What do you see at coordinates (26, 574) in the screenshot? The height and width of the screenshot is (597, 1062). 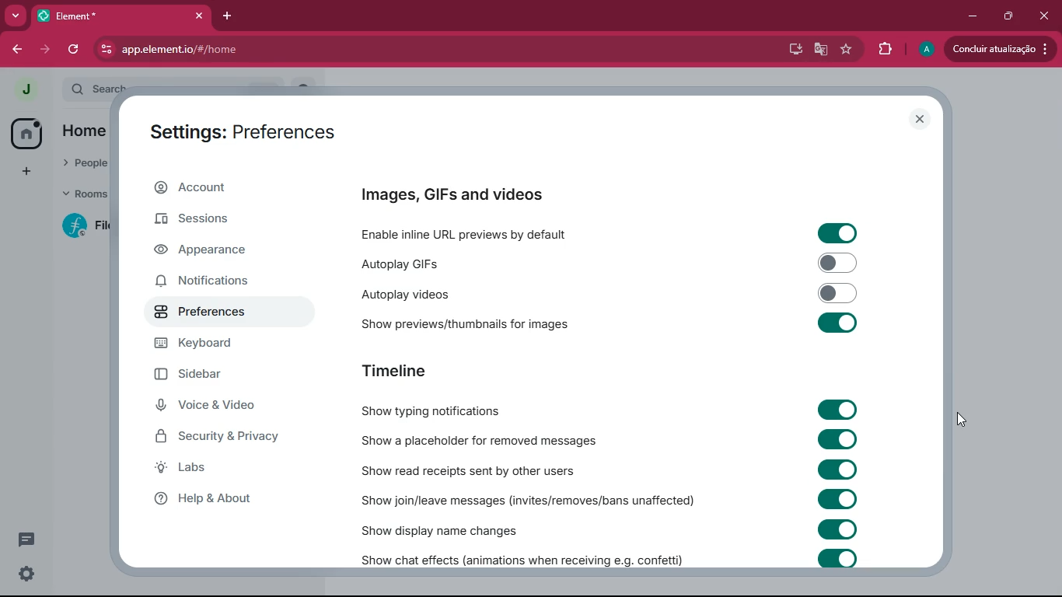 I see `quick settings` at bounding box center [26, 574].